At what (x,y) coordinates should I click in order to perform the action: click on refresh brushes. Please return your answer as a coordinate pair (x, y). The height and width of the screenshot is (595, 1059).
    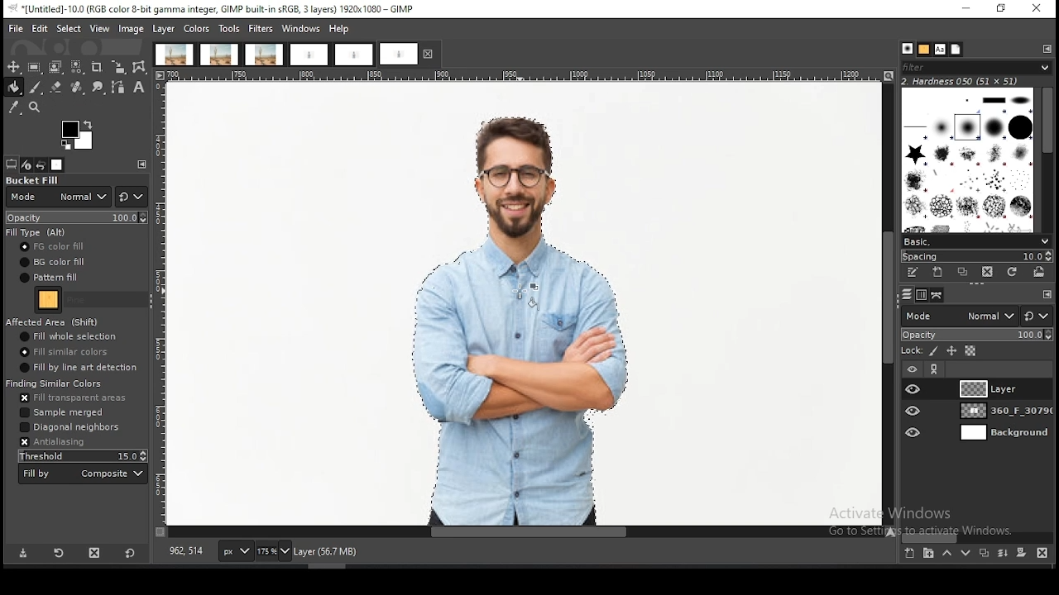
    Looking at the image, I should click on (1010, 273).